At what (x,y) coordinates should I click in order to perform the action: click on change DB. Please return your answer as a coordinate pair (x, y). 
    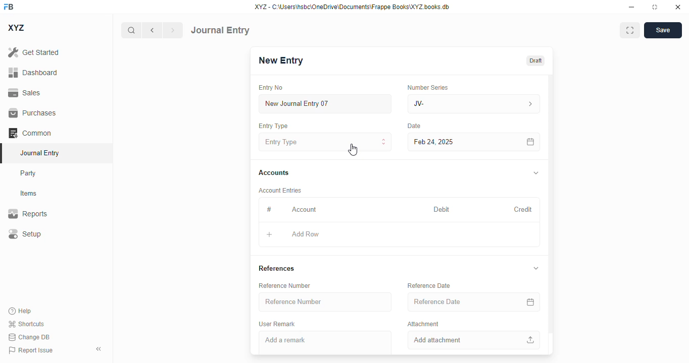
    Looking at the image, I should click on (29, 337).